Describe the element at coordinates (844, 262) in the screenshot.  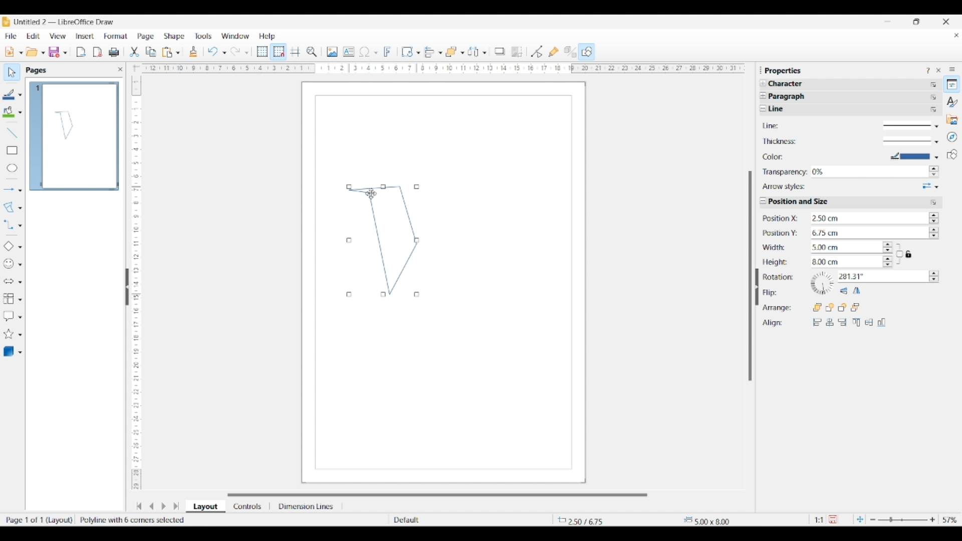
I see `Type height` at that location.